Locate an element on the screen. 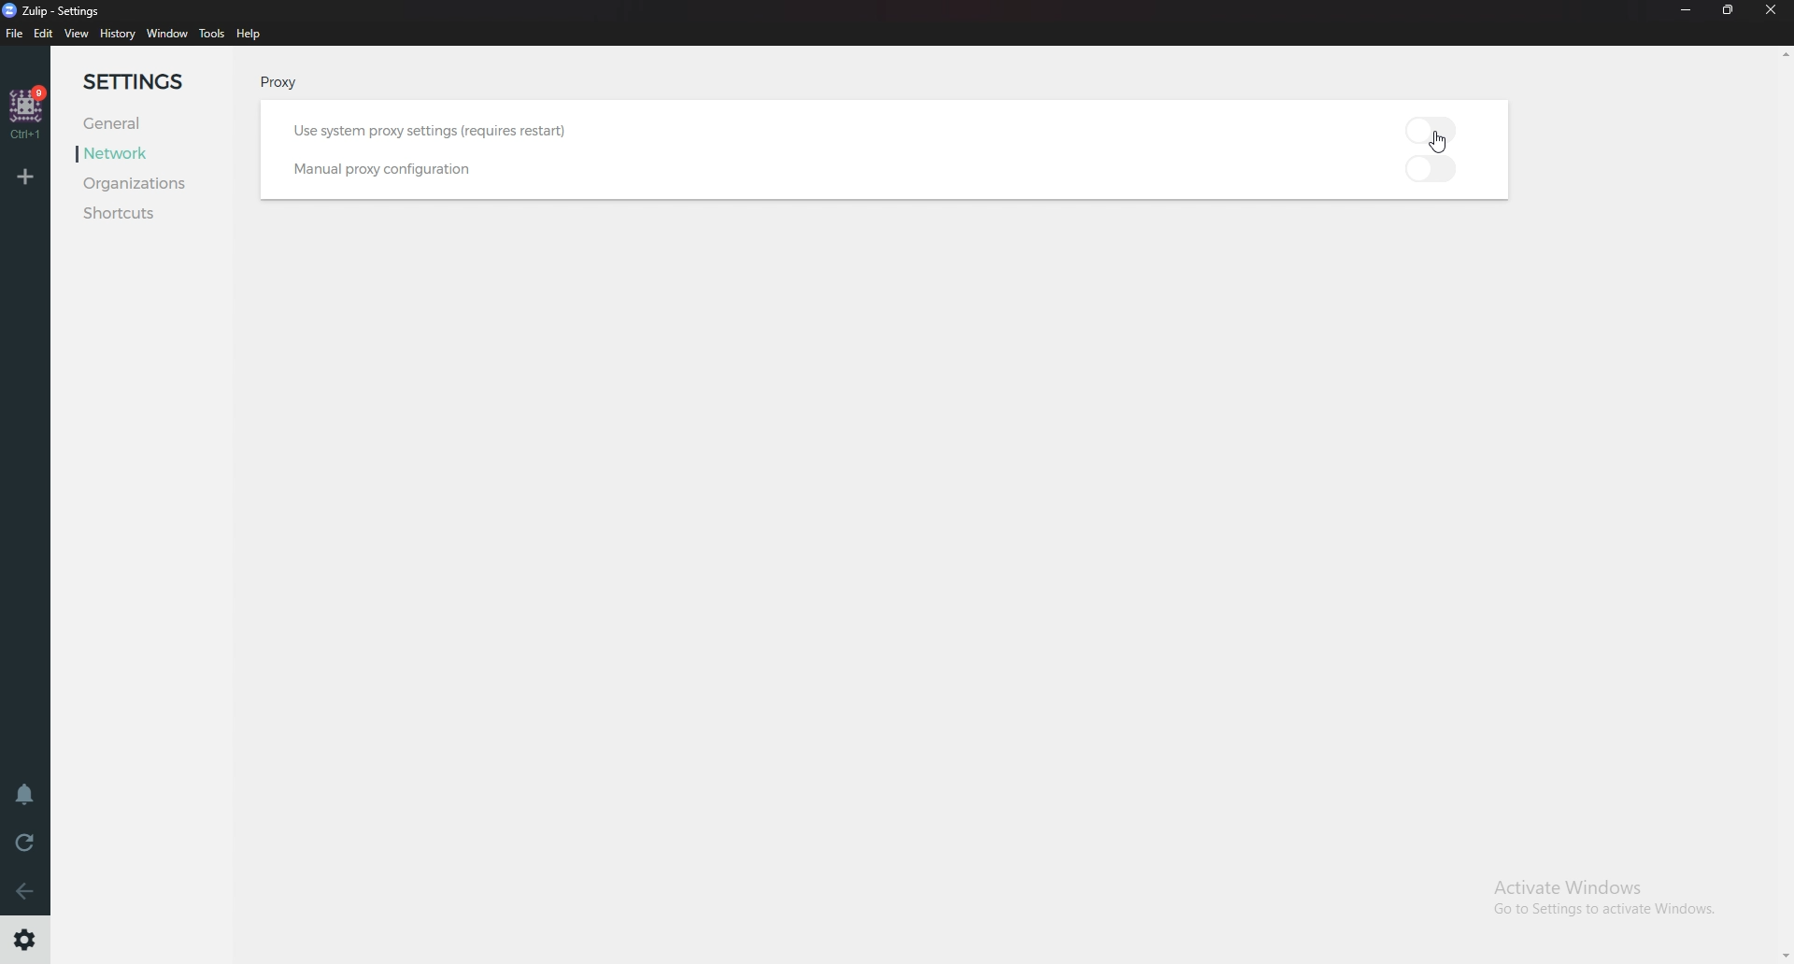 The image size is (1794, 964). edit is located at coordinates (44, 34).